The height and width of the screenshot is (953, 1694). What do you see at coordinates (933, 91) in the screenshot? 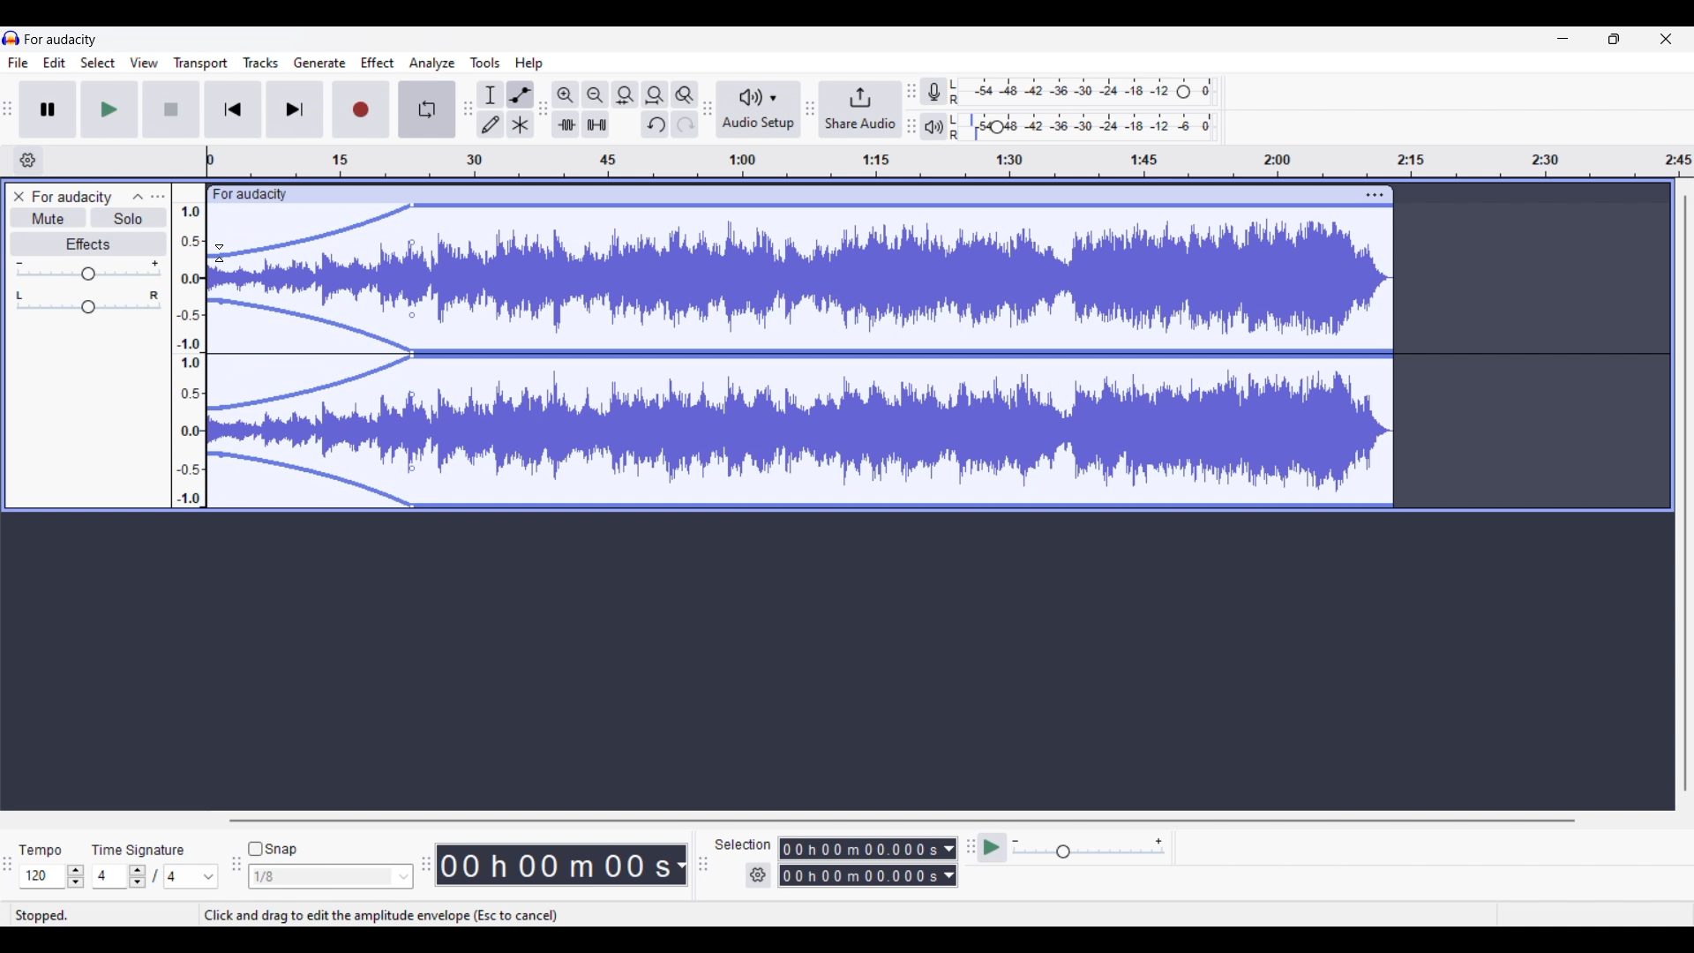
I see `Record meter` at bounding box center [933, 91].